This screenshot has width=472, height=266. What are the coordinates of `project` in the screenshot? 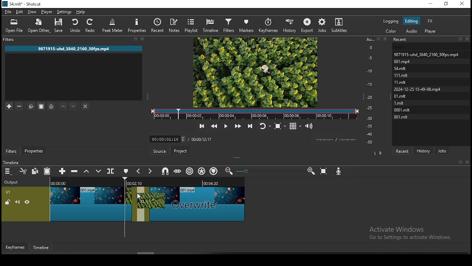 It's located at (180, 151).